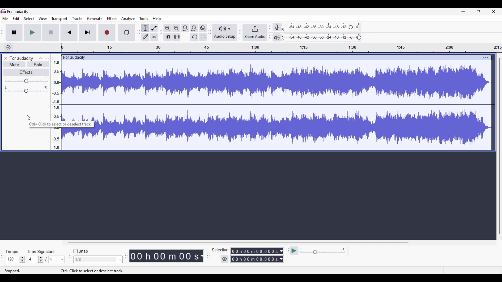  What do you see at coordinates (494, 11) in the screenshot?
I see `Close interface` at bounding box center [494, 11].